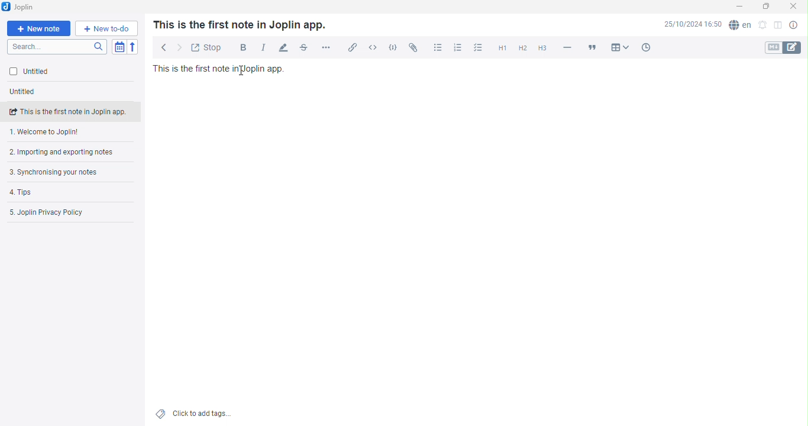 This screenshot has width=808, height=426. Describe the element at coordinates (303, 49) in the screenshot. I see `Strikethrough` at that location.